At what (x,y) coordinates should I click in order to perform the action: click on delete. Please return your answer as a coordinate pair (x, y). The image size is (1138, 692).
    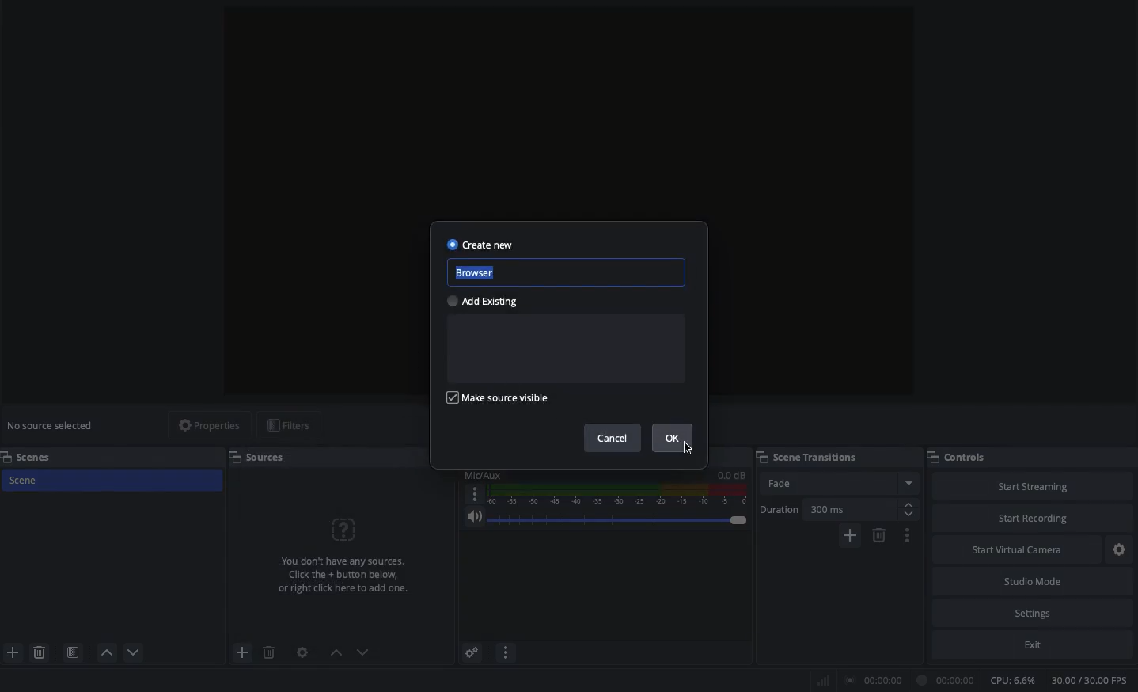
    Looking at the image, I should click on (265, 648).